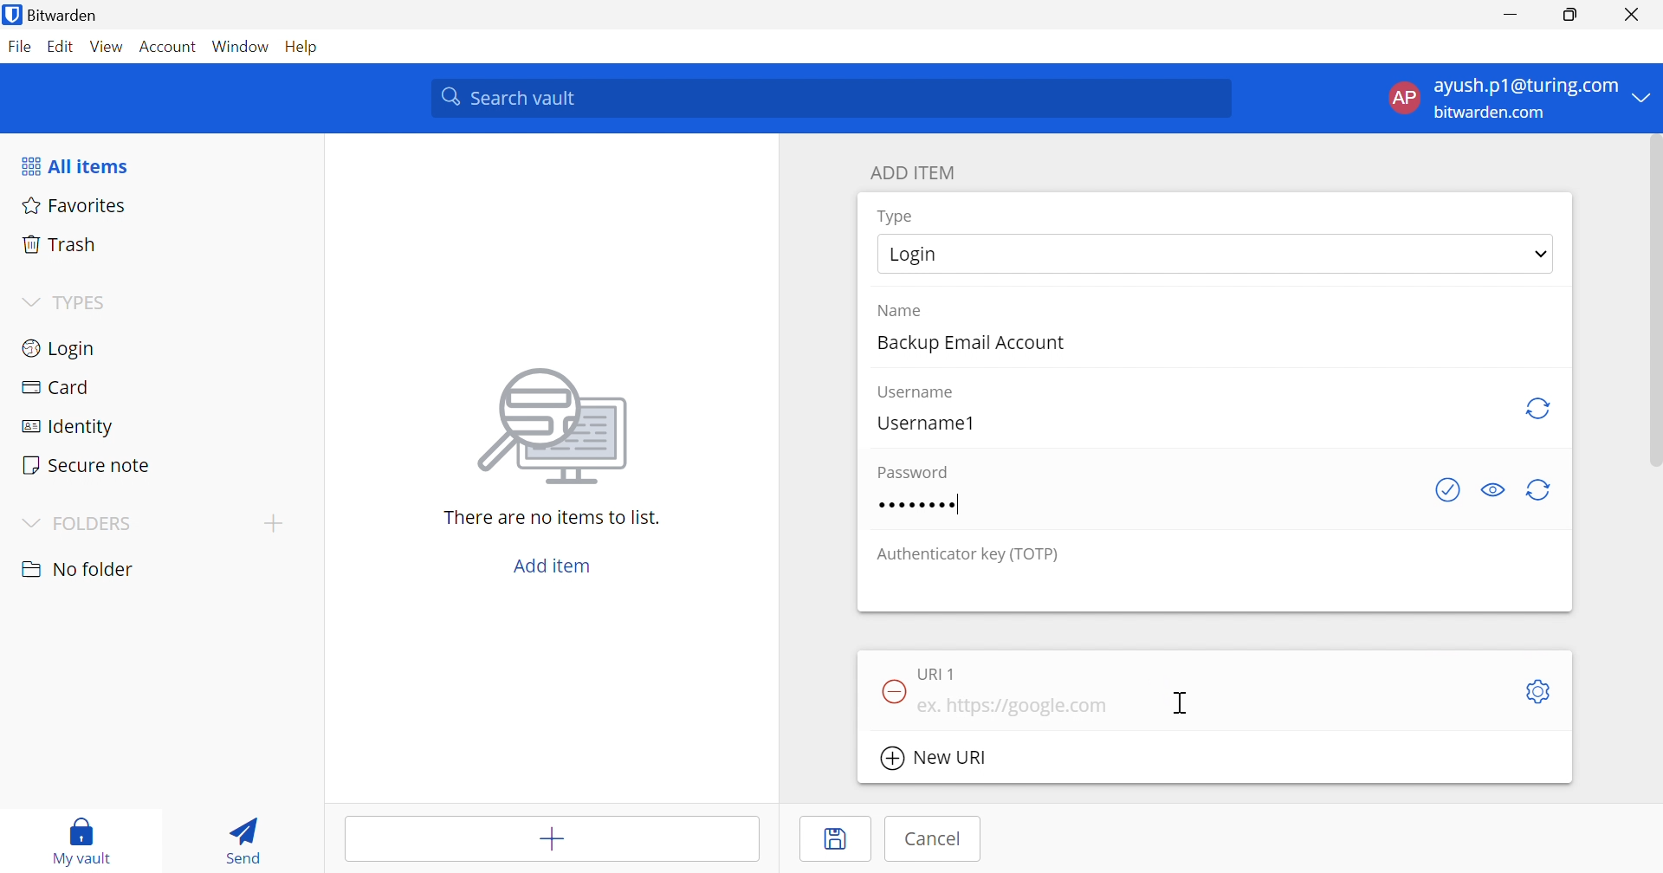  I want to click on Search vault, so click(835, 99).